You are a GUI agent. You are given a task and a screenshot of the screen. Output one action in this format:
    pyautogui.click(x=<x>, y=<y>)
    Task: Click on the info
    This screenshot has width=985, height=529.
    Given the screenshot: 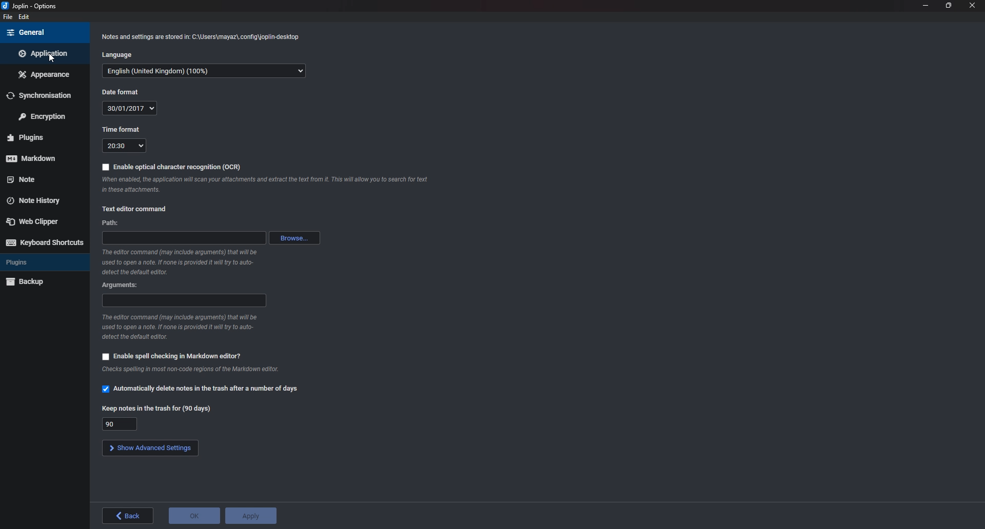 What is the action you would take?
    pyautogui.click(x=188, y=371)
    